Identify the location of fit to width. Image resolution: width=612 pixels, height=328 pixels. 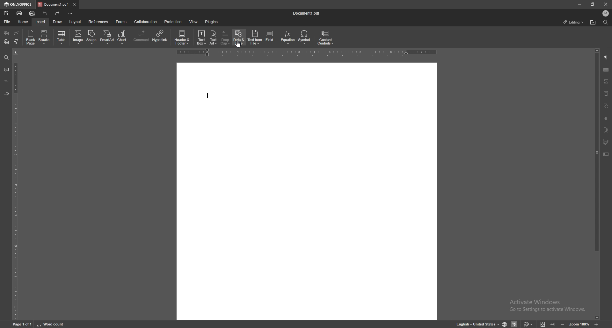
(553, 324).